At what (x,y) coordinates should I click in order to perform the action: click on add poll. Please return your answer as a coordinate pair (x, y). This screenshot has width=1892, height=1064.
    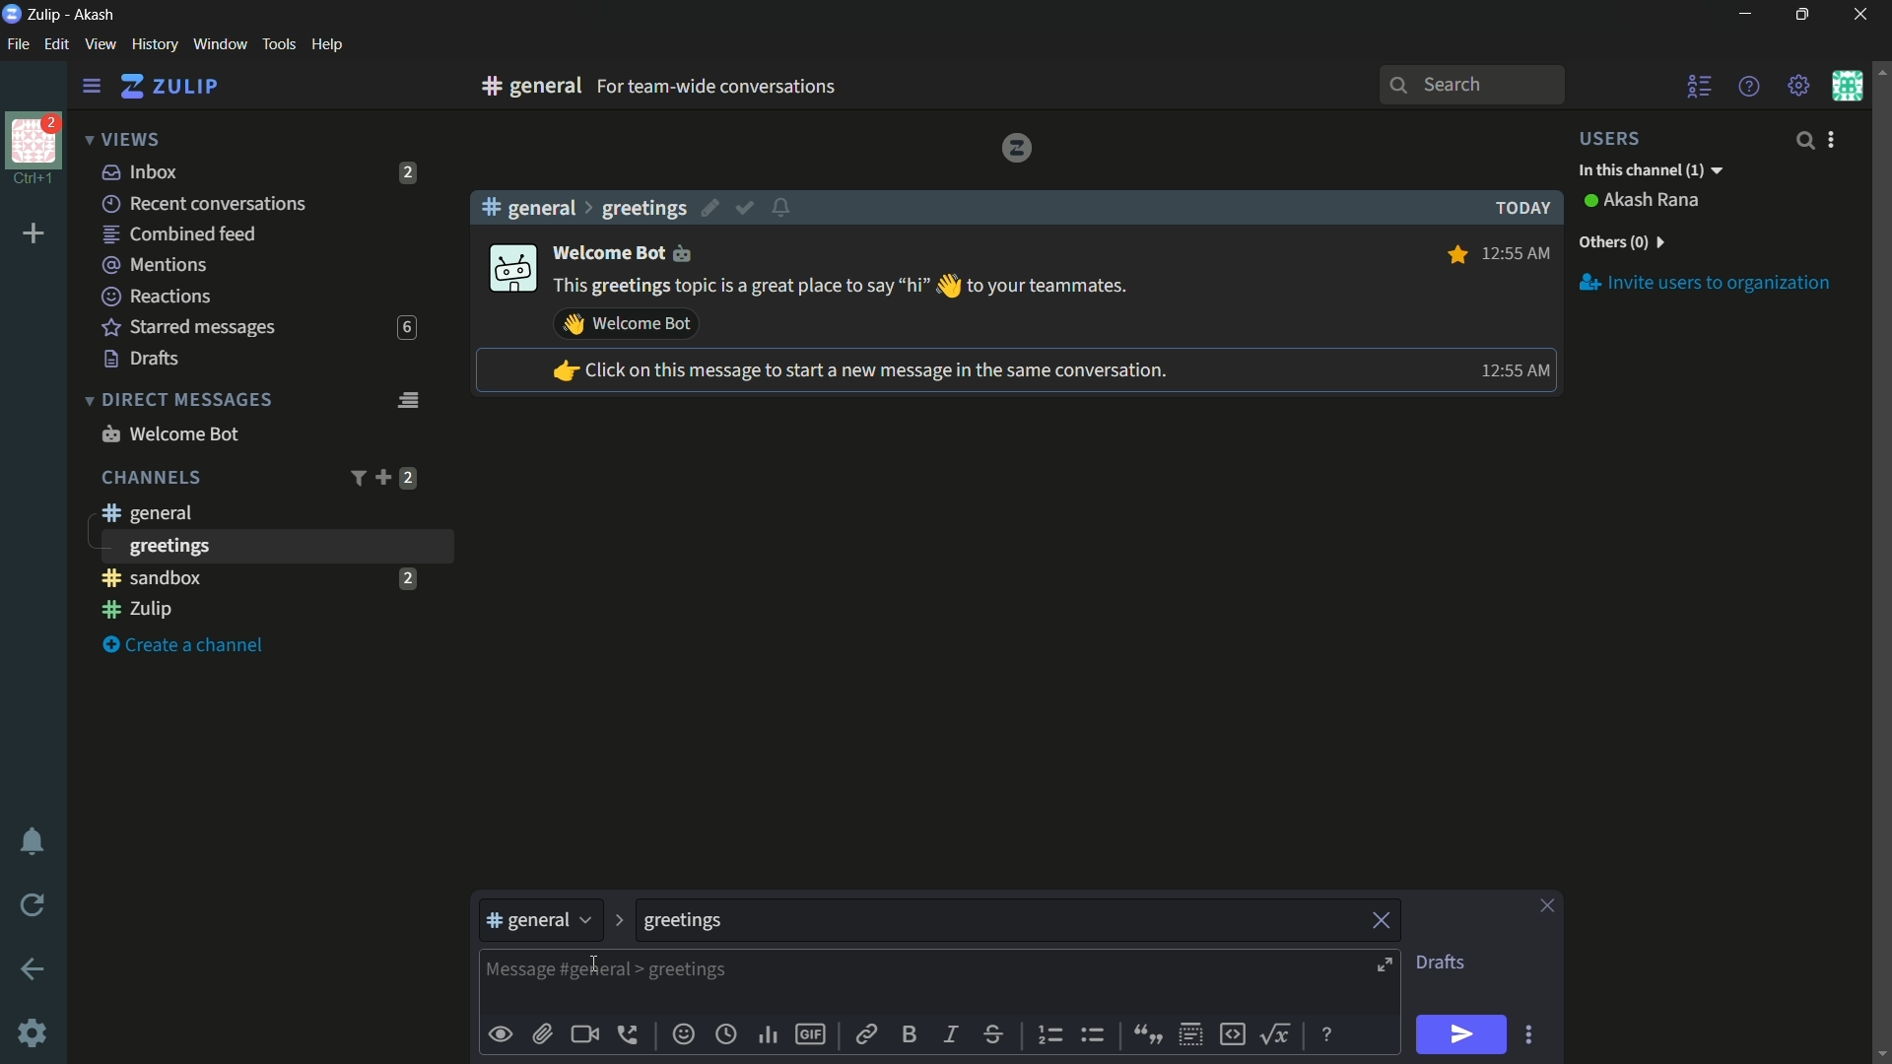
    Looking at the image, I should click on (770, 1036).